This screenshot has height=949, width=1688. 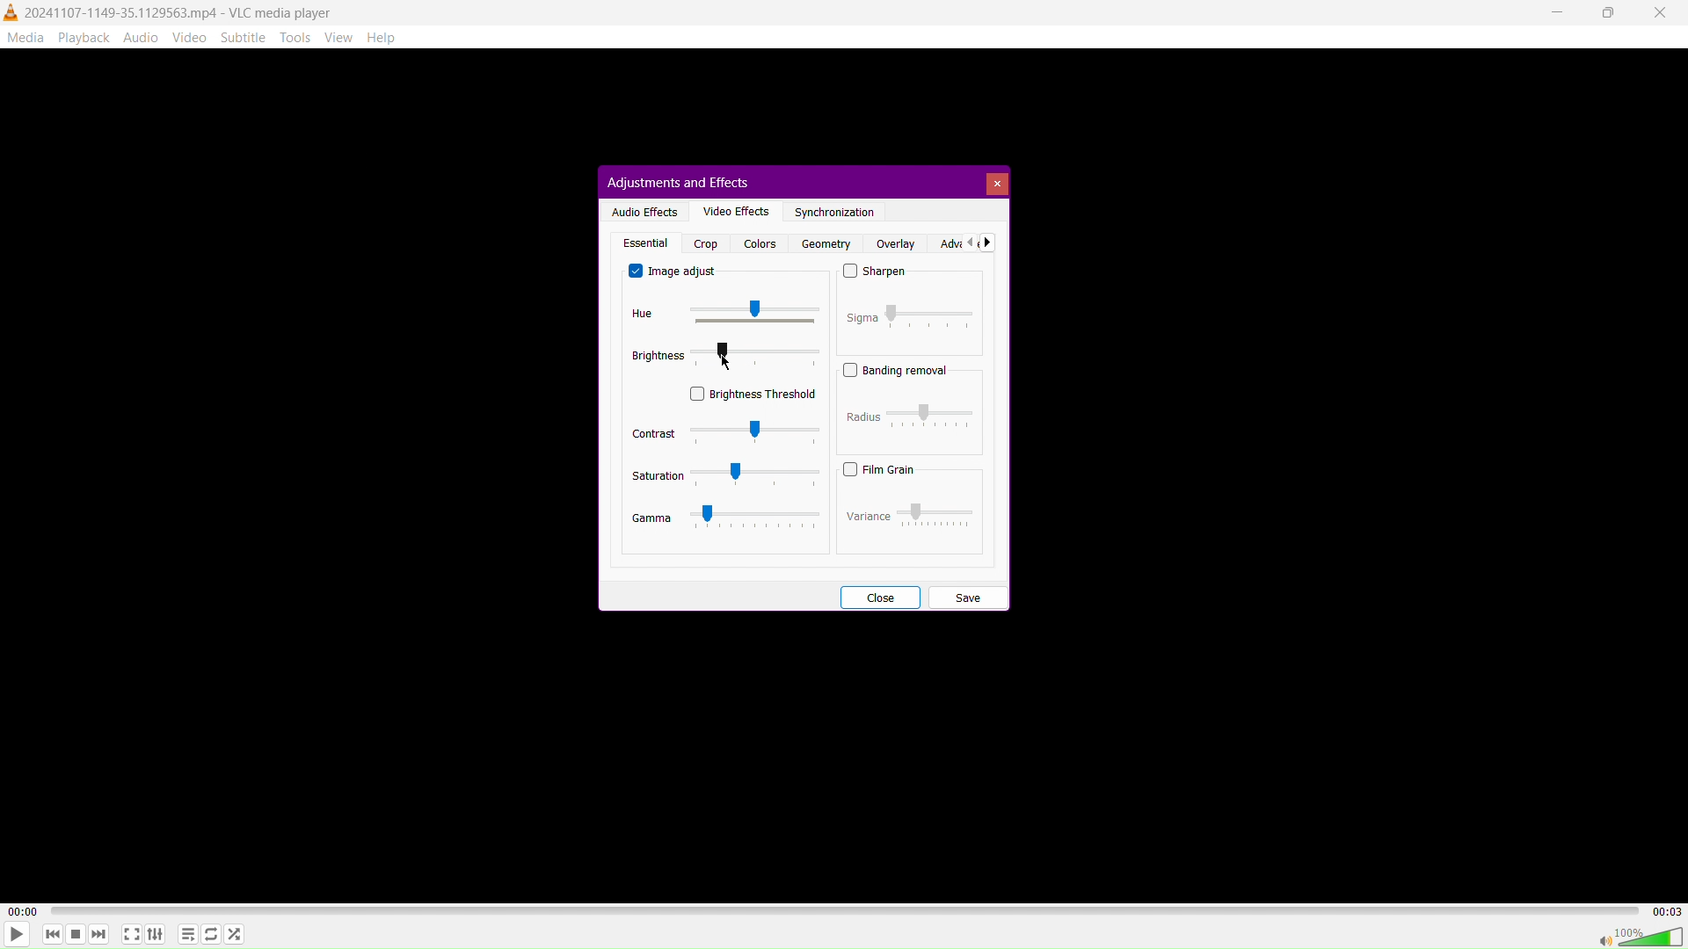 What do you see at coordinates (847, 909) in the screenshot?
I see `TImeline` at bounding box center [847, 909].